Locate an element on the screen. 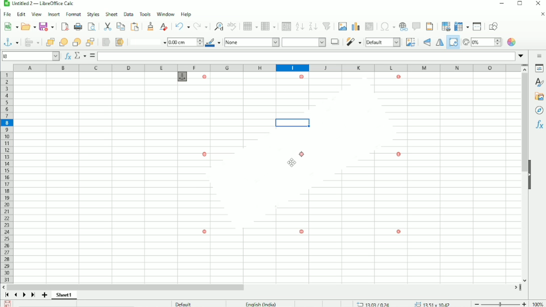 This screenshot has height=307, width=546. Back one is located at coordinates (76, 42).